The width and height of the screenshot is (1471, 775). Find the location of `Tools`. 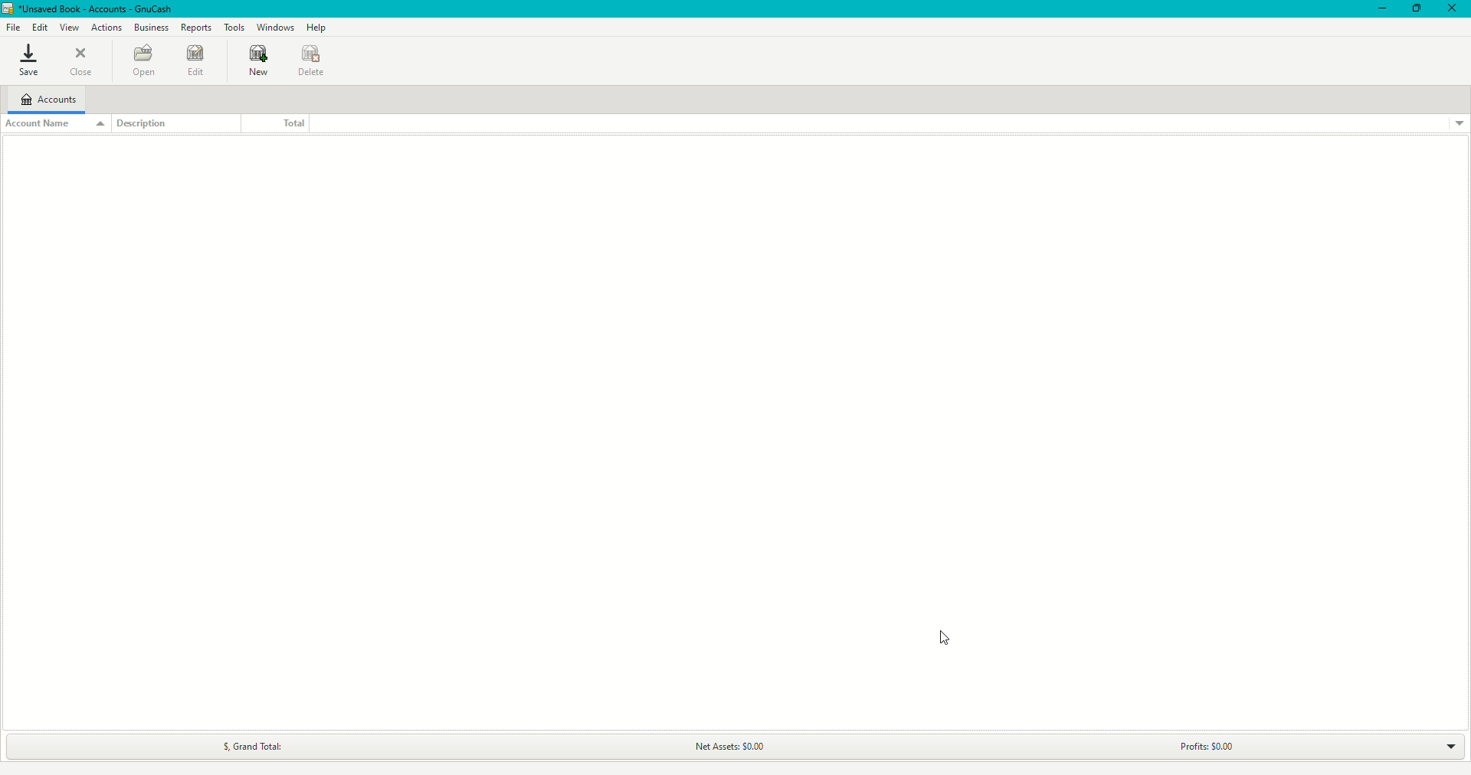

Tools is located at coordinates (236, 26).